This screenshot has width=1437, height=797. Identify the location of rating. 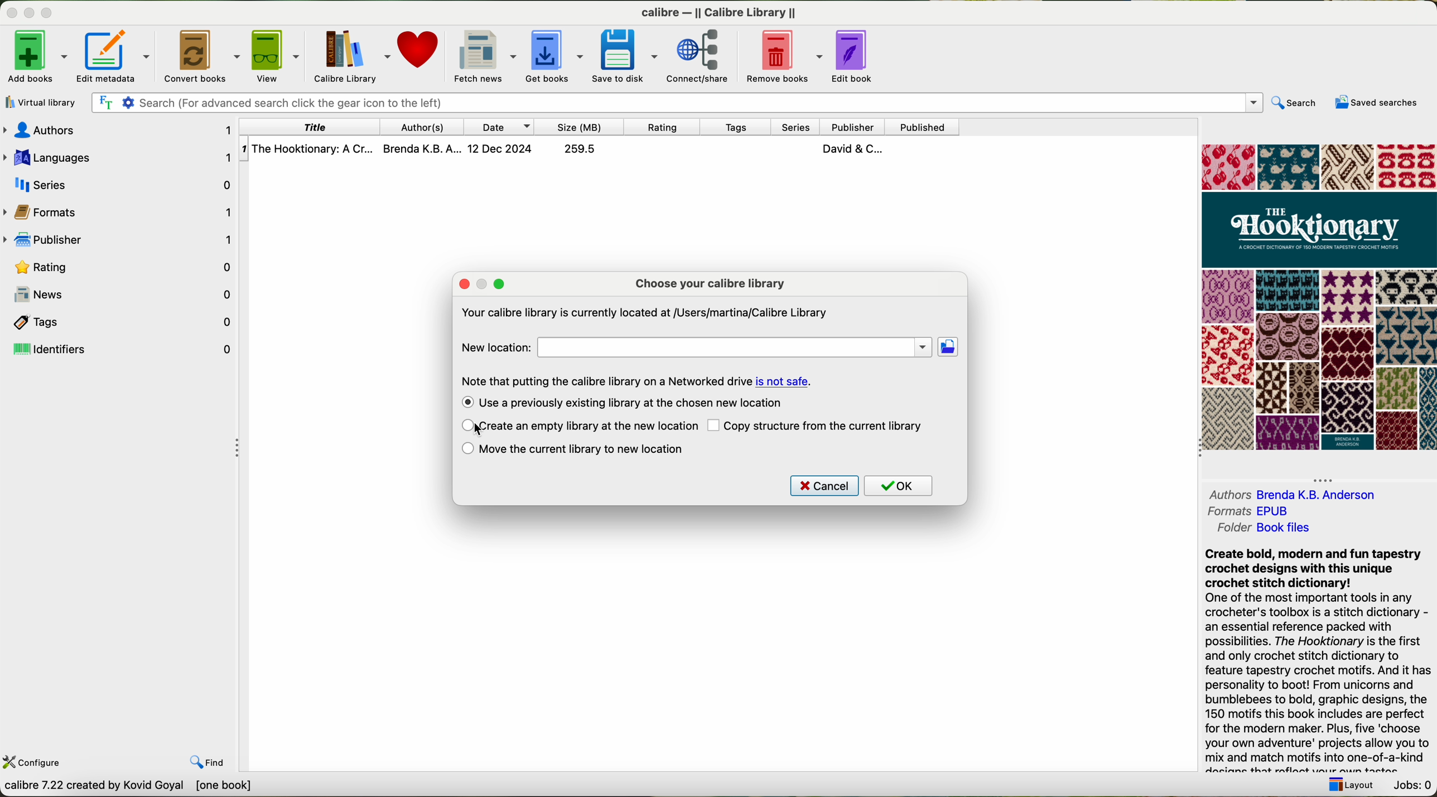
(119, 268).